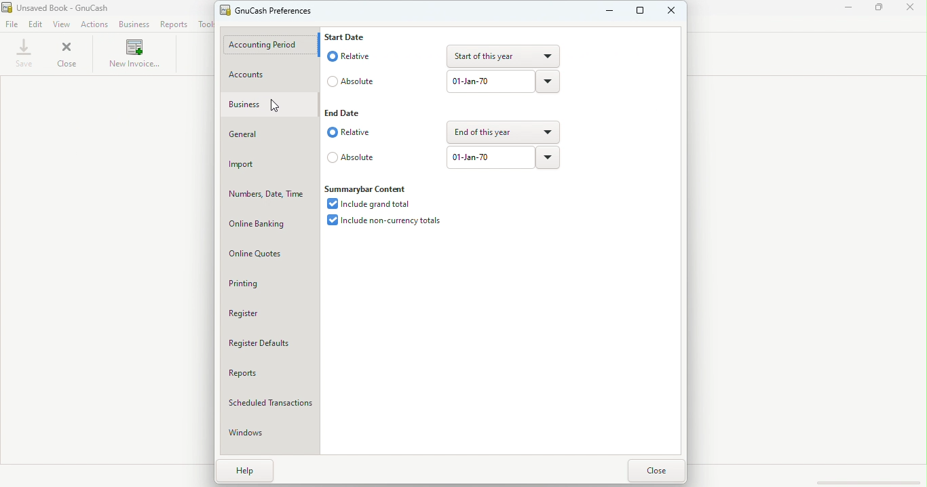 This screenshot has height=487, width=927. What do you see at coordinates (271, 136) in the screenshot?
I see `General` at bounding box center [271, 136].